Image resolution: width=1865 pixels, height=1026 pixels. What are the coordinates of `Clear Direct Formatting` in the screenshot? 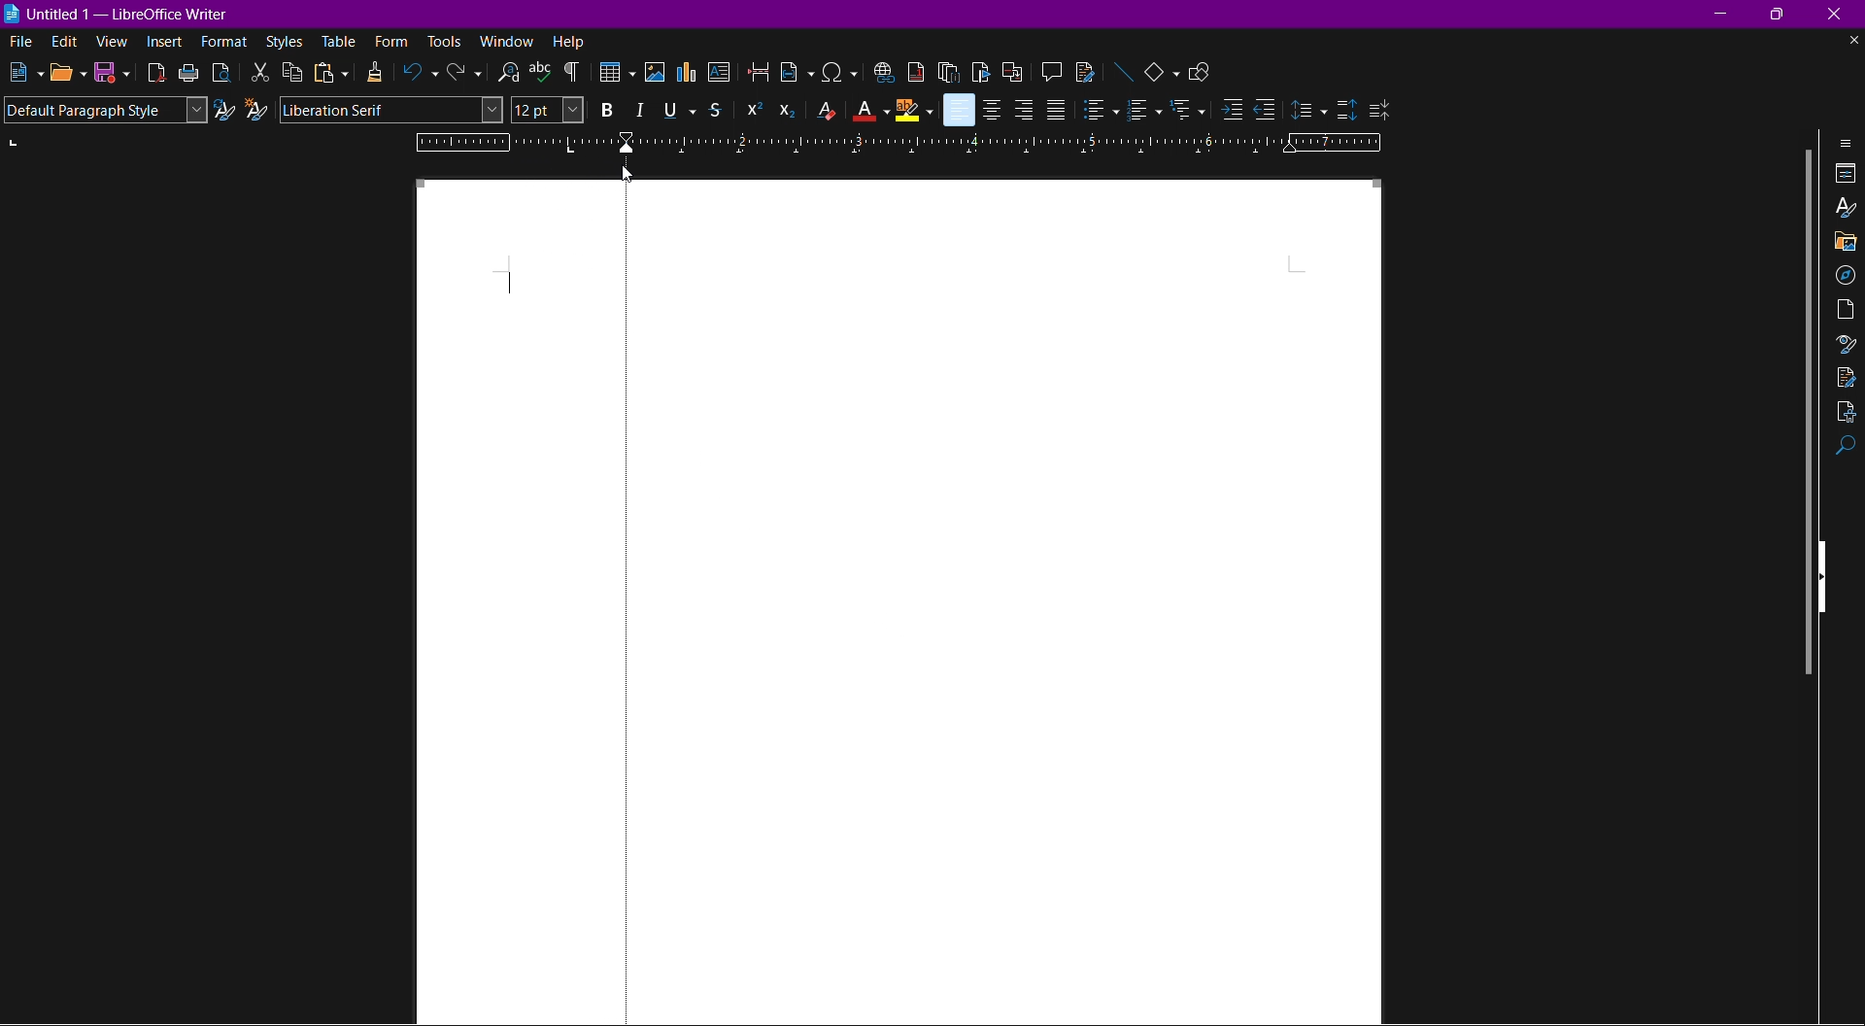 It's located at (825, 111).